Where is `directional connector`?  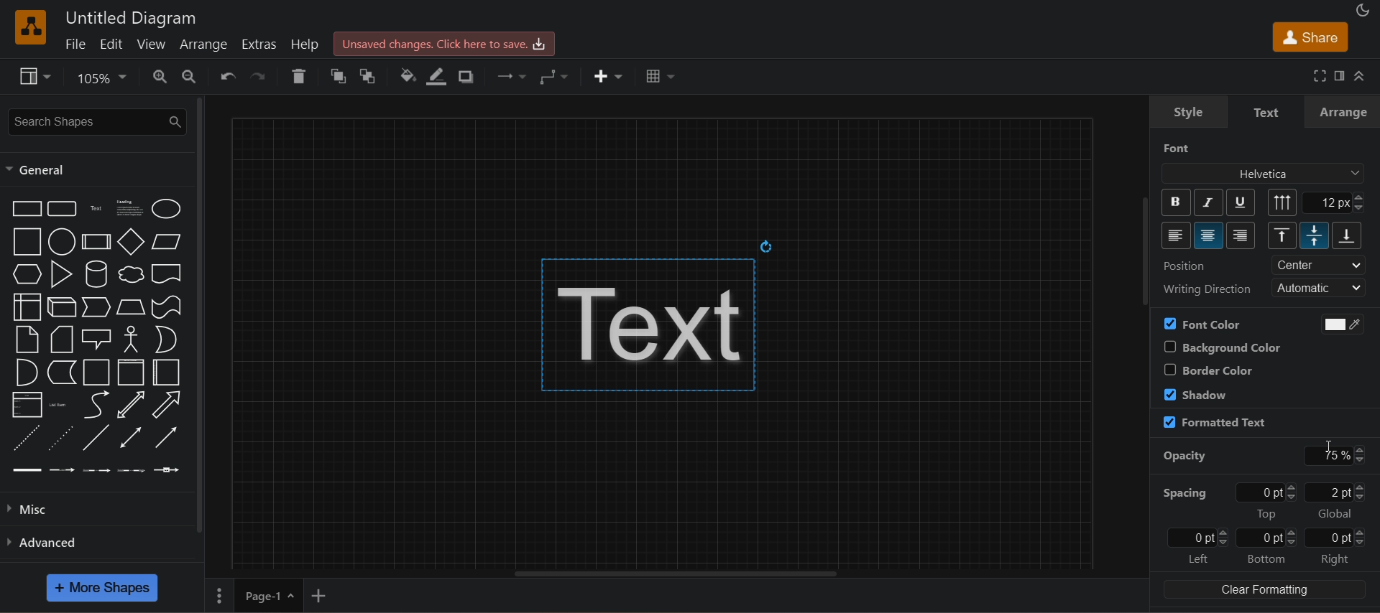
directional connector is located at coordinates (167, 437).